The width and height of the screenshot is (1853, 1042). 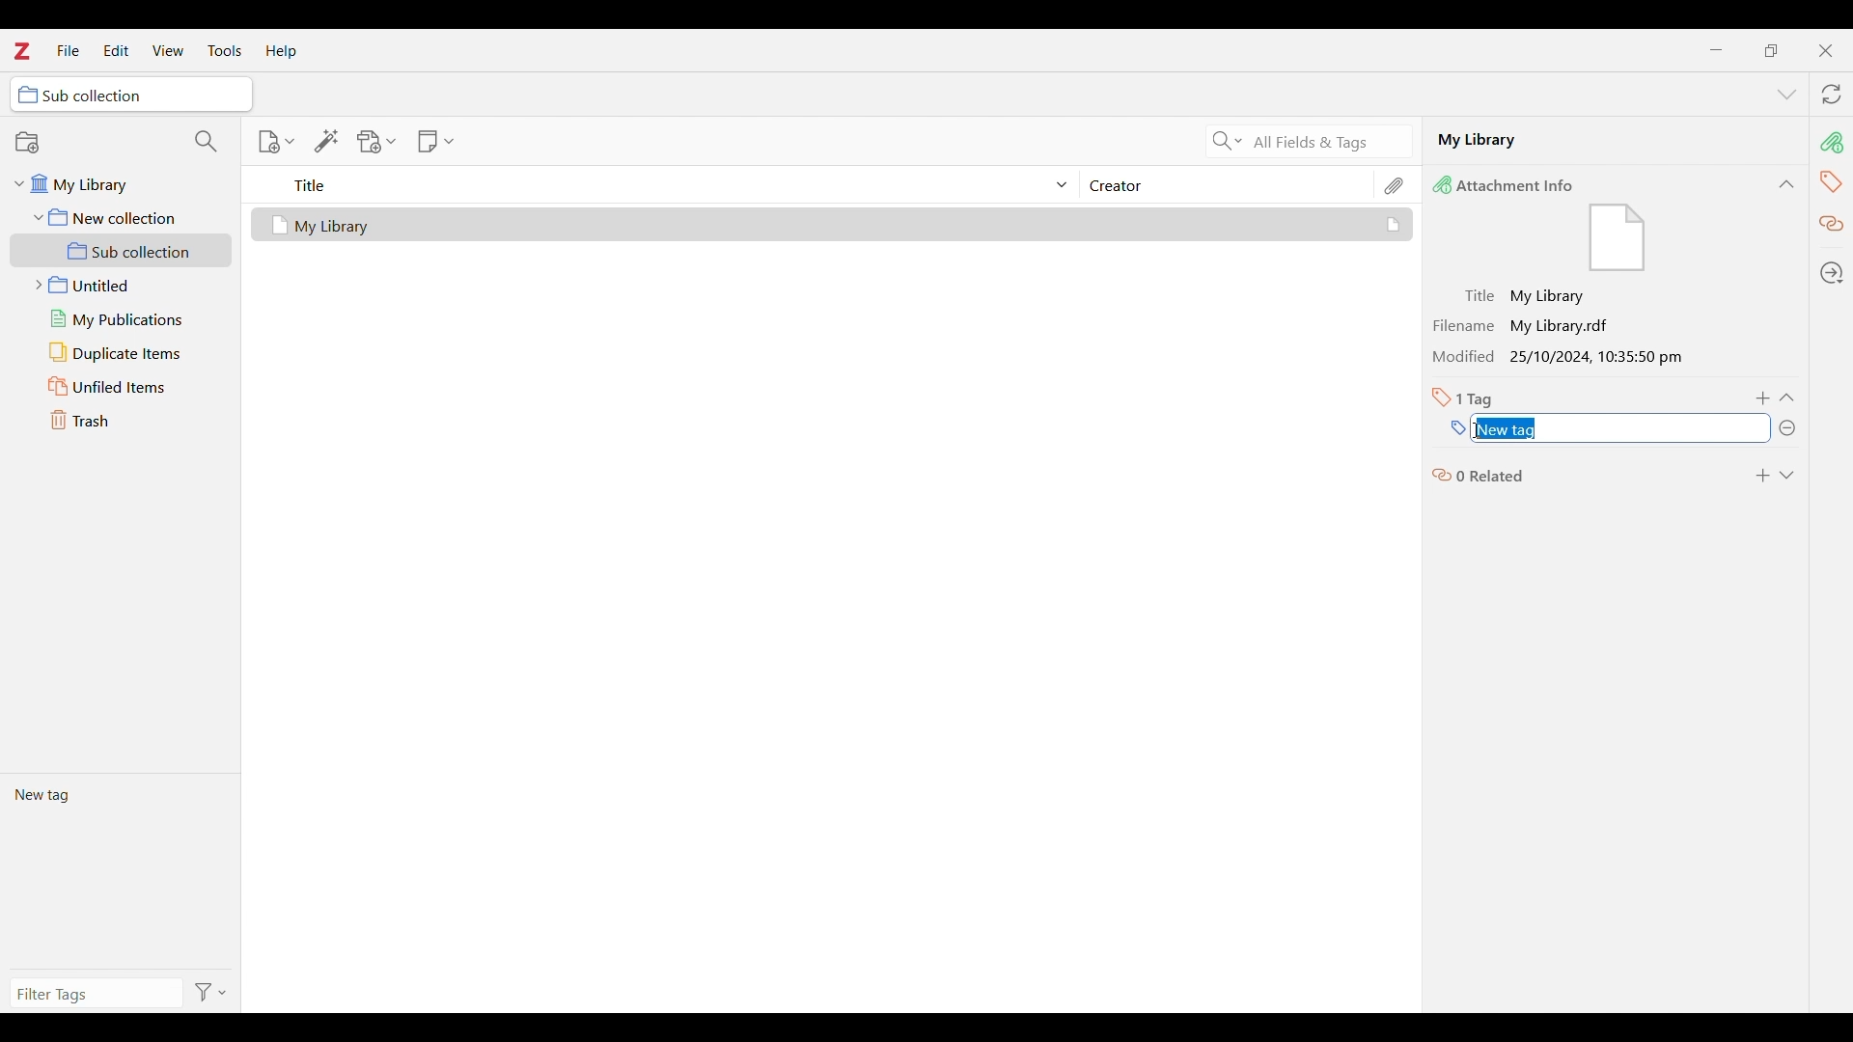 What do you see at coordinates (1832, 273) in the screenshot?
I see `Locate` at bounding box center [1832, 273].